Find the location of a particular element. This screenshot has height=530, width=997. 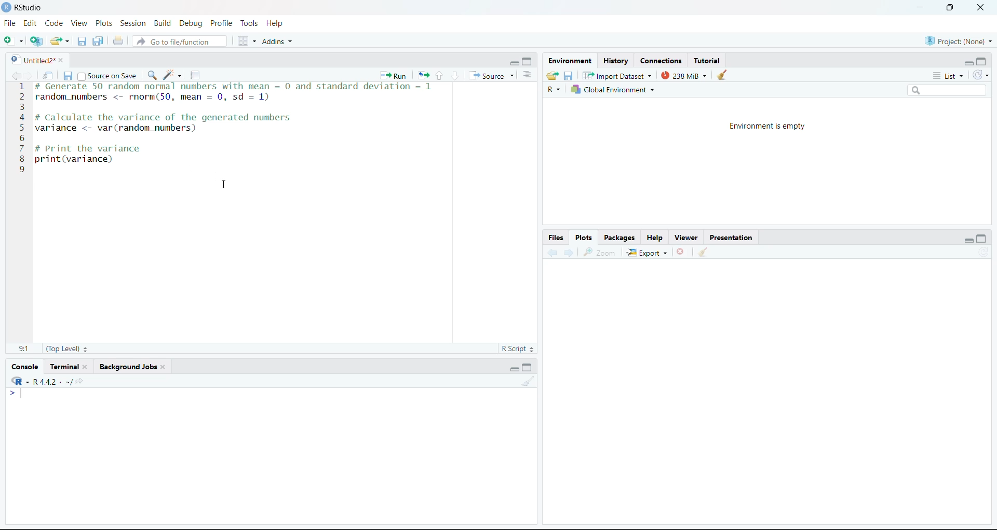

line numbering  is located at coordinates (21, 129).